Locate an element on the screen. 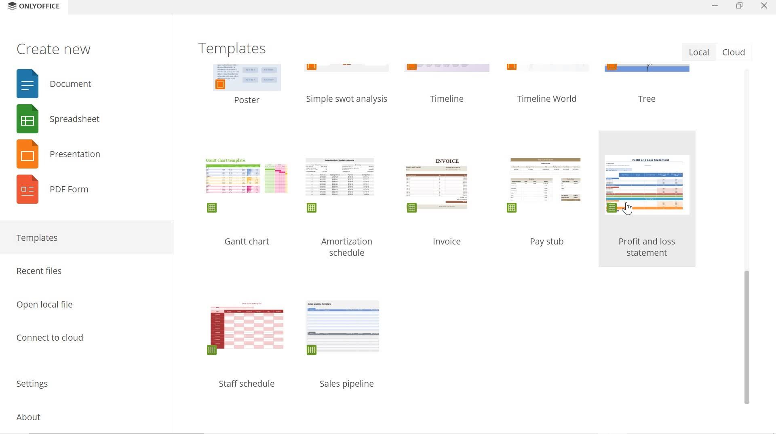 The height and width of the screenshot is (434, 776). Gantt chart is located at coordinates (248, 243).